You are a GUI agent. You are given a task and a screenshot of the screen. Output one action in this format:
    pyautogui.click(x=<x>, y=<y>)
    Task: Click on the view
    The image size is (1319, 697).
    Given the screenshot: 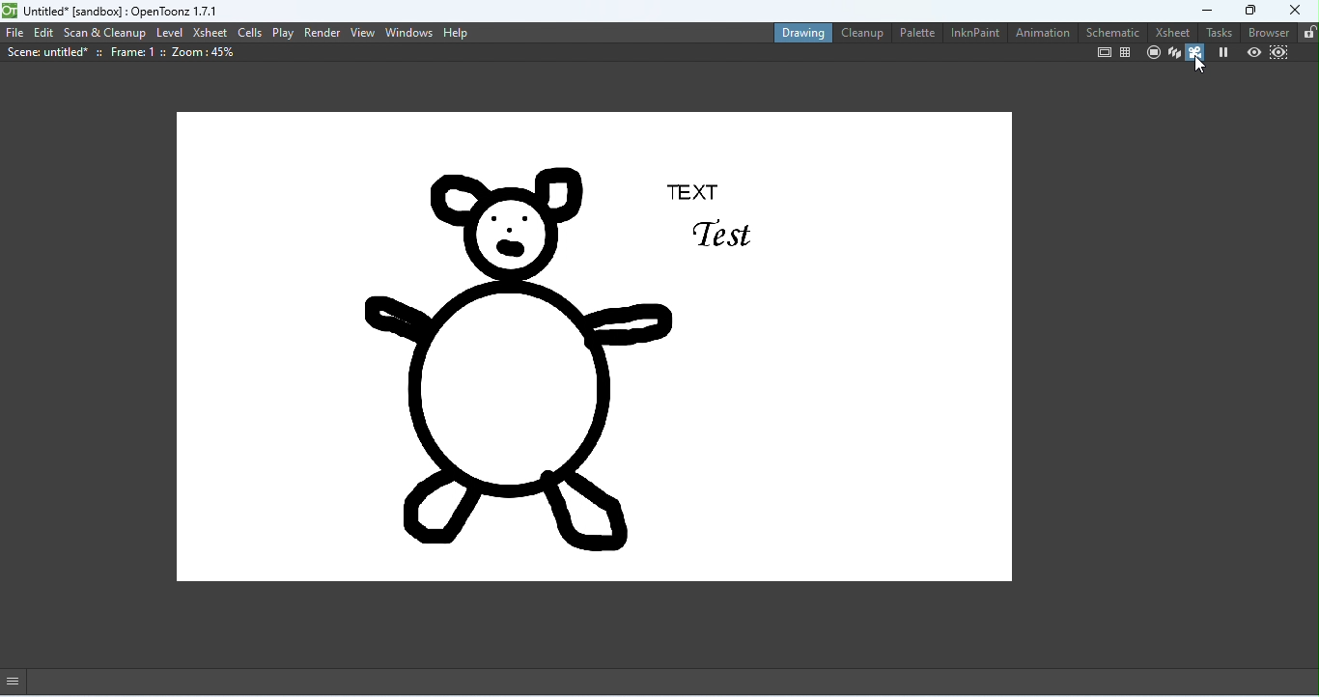 What is the action you would take?
    pyautogui.click(x=363, y=32)
    